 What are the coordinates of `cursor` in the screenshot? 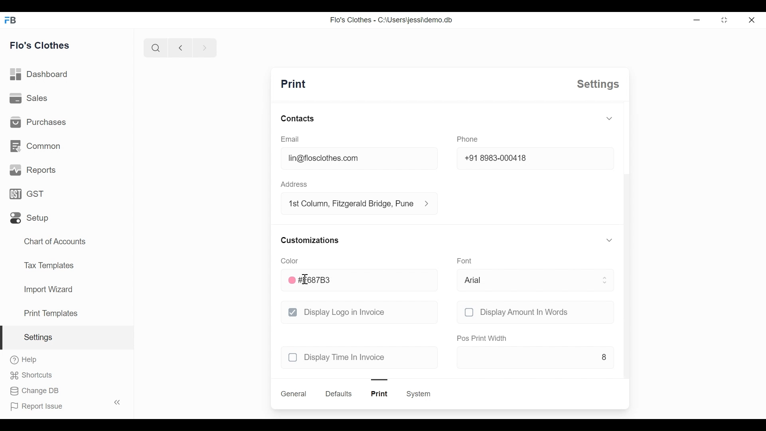 It's located at (305, 279).